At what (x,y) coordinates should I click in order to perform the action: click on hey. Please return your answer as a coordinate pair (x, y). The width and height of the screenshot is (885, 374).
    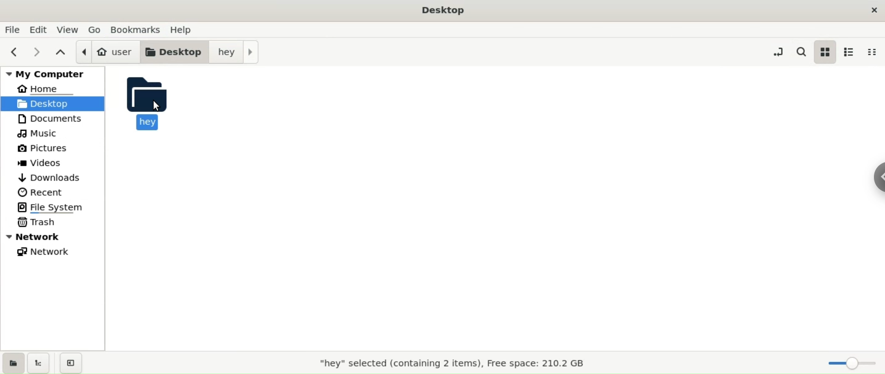
    Looking at the image, I should click on (234, 52).